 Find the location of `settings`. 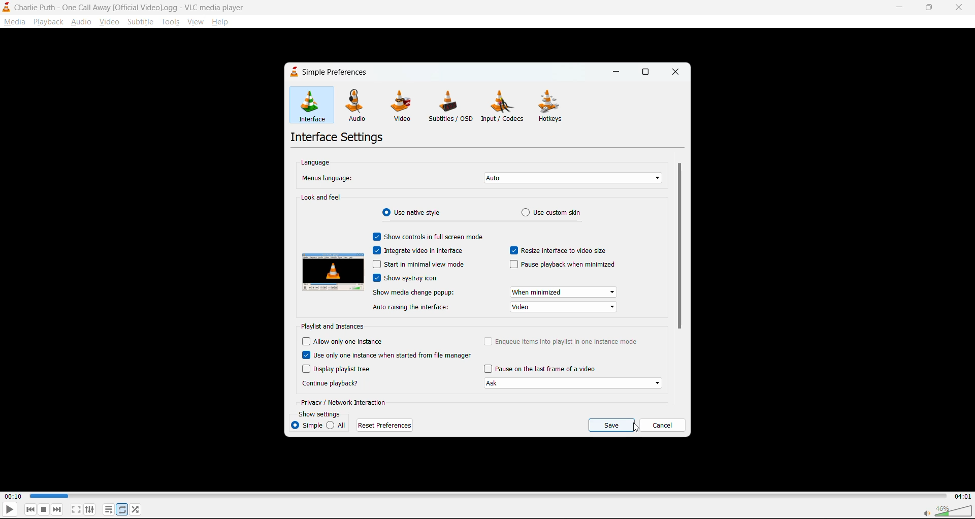

settings is located at coordinates (91, 508).